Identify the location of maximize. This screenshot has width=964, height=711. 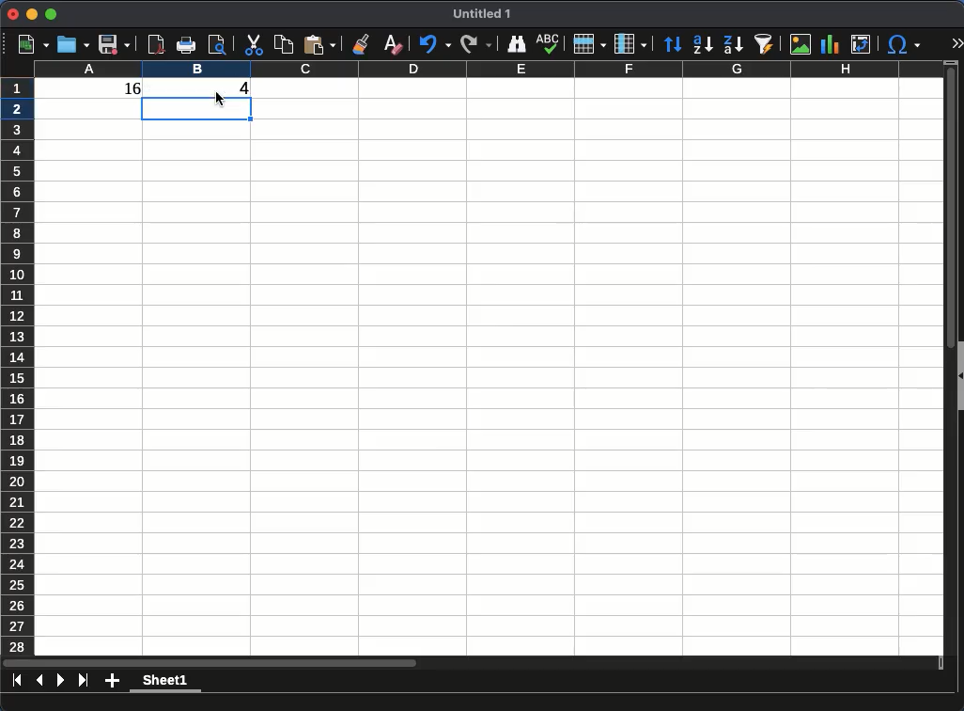
(53, 13).